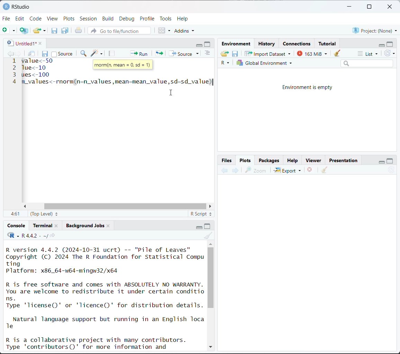 Image resolution: width=400 pixels, height=354 pixels. What do you see at coordinates (158, 53) in the screenshot?
I see `re-run` at bounding box center [158, 53].